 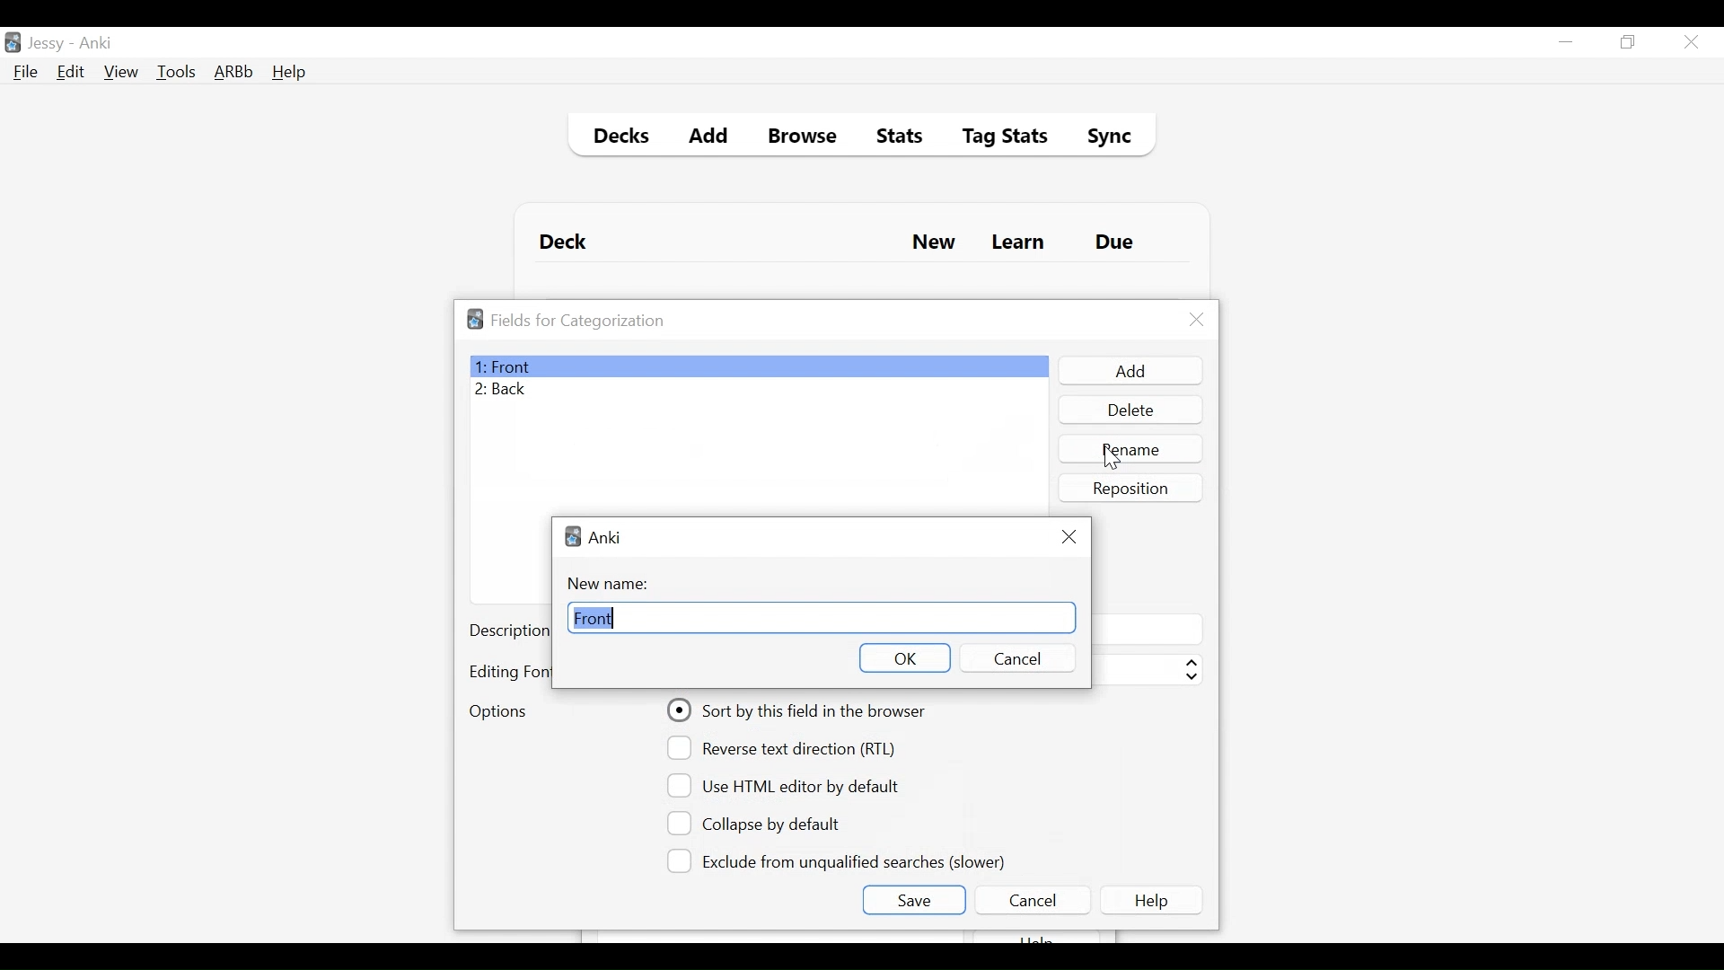 What do you see at coordinates (768, 824) in the screenshot?
I see `(un)select Collapse by default` at bounding box center [768, 824].